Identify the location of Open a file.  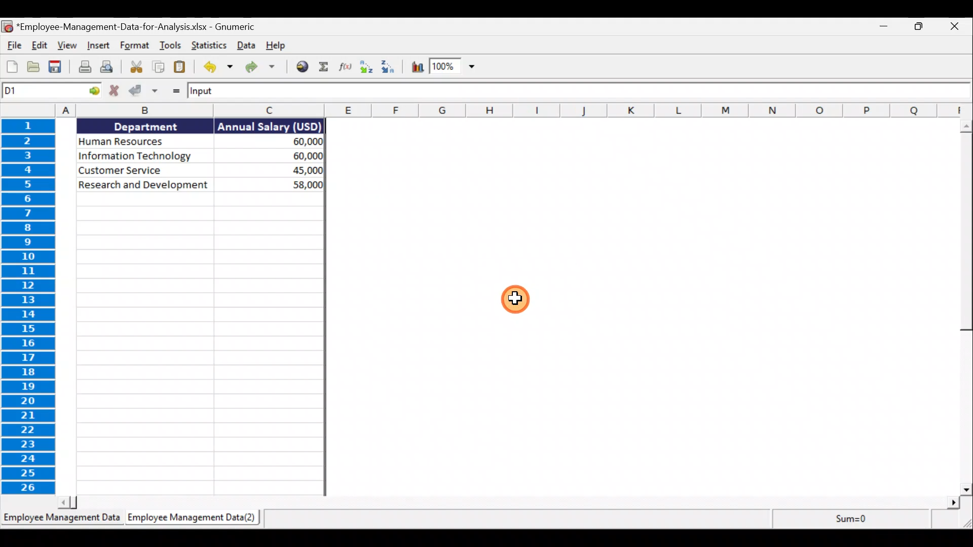
(36, 66).